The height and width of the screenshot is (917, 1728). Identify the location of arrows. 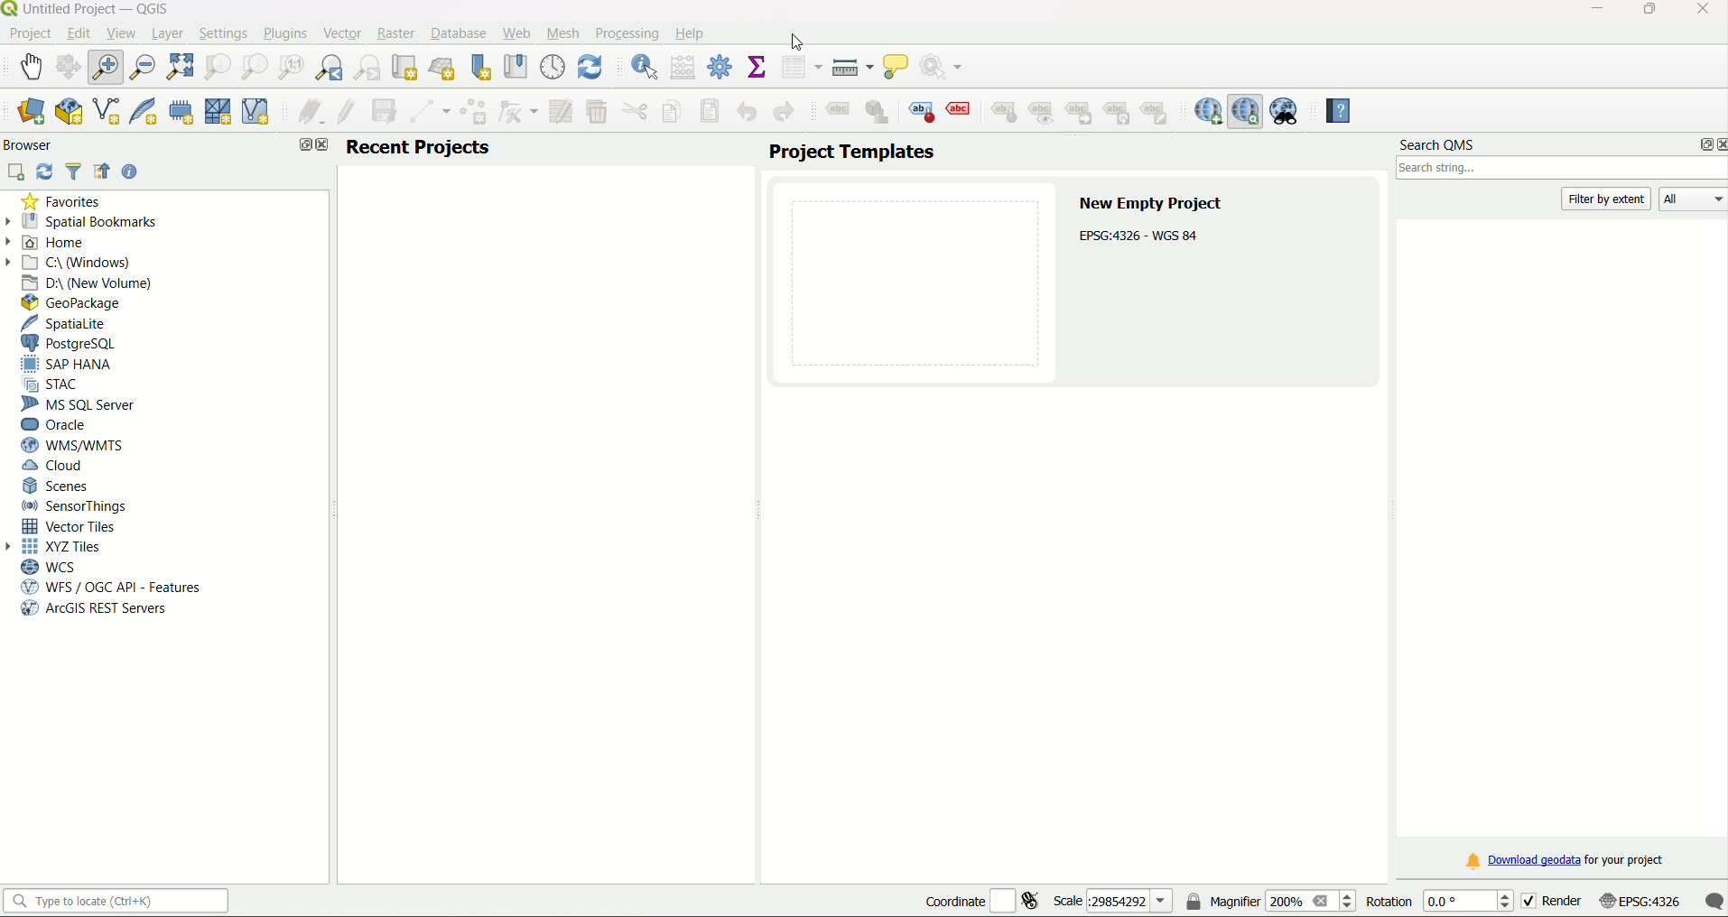
(12, 240).